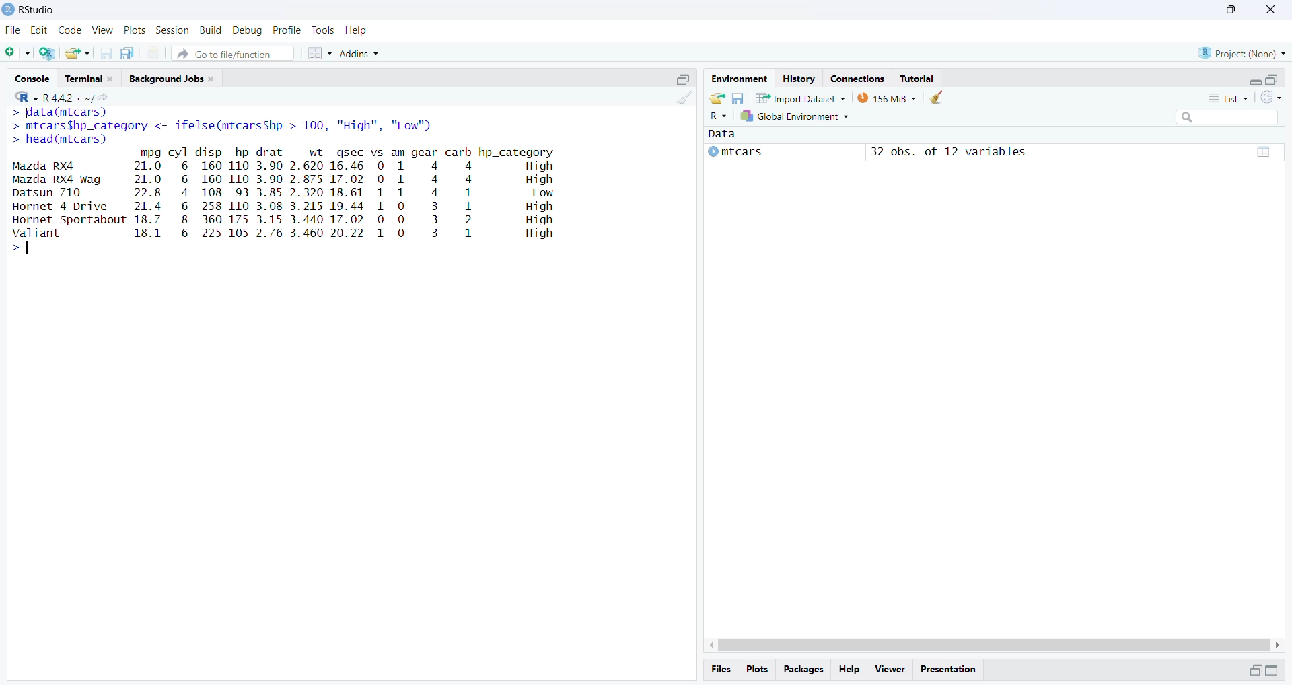  I want to click on Load workspace, so click(715, 98).